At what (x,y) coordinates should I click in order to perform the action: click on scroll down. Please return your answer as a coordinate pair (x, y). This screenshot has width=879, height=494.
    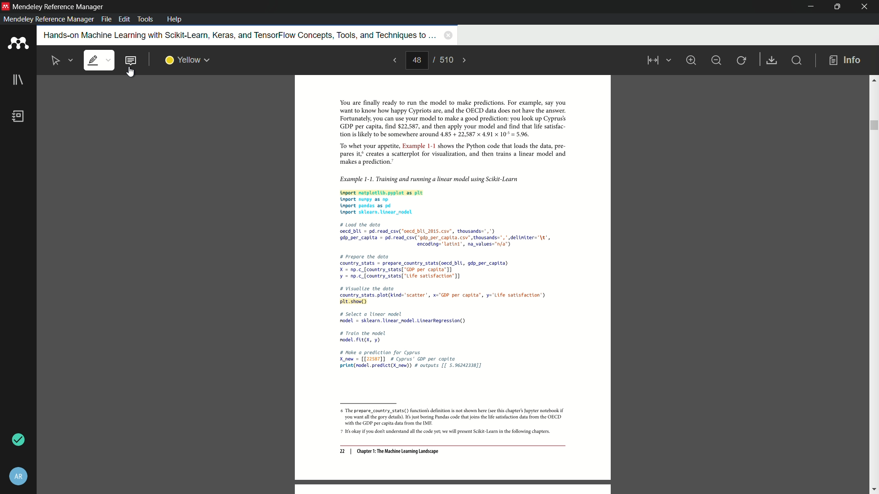
    Looking at the image, I should click on (874, 490).